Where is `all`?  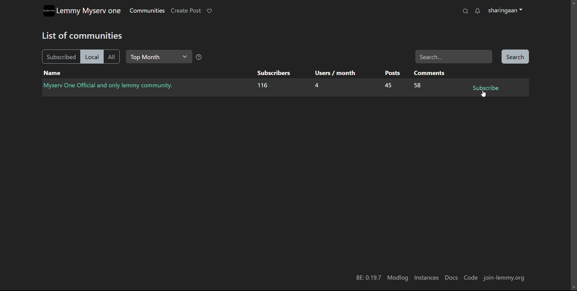
all is located at coordinates (111, 57).